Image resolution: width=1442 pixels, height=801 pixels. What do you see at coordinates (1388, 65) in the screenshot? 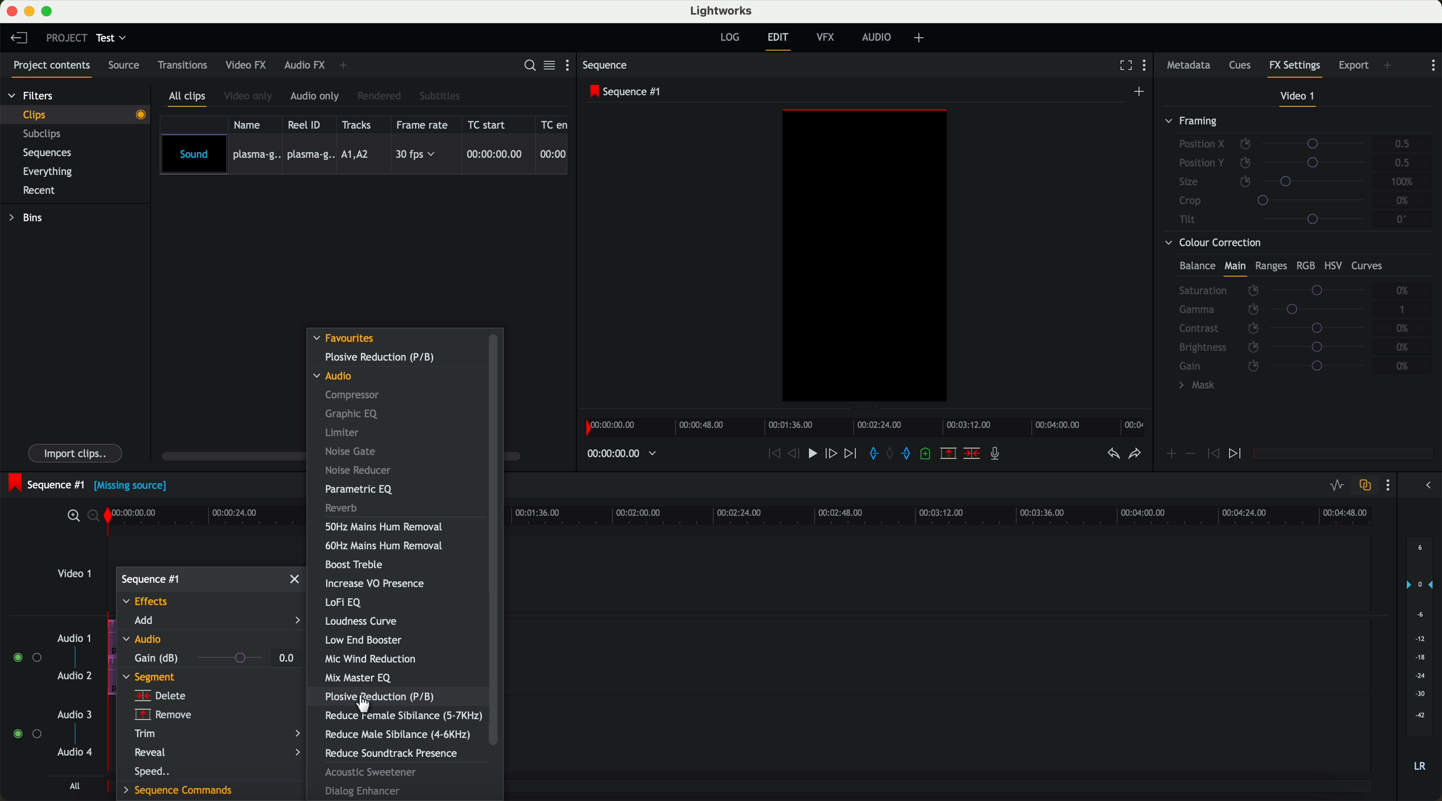
I see `add` at bounding box center [1388, 65].